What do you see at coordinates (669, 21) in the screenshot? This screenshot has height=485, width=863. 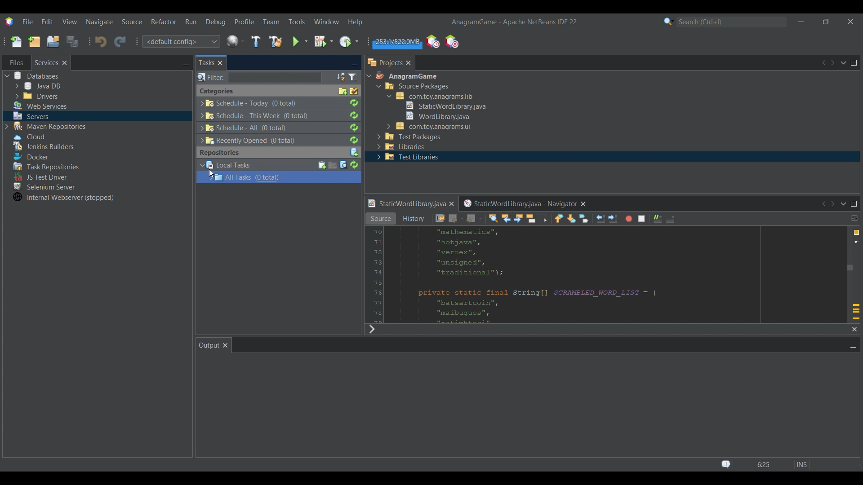 I see `Search category selection` at bounding box center [669, 21].